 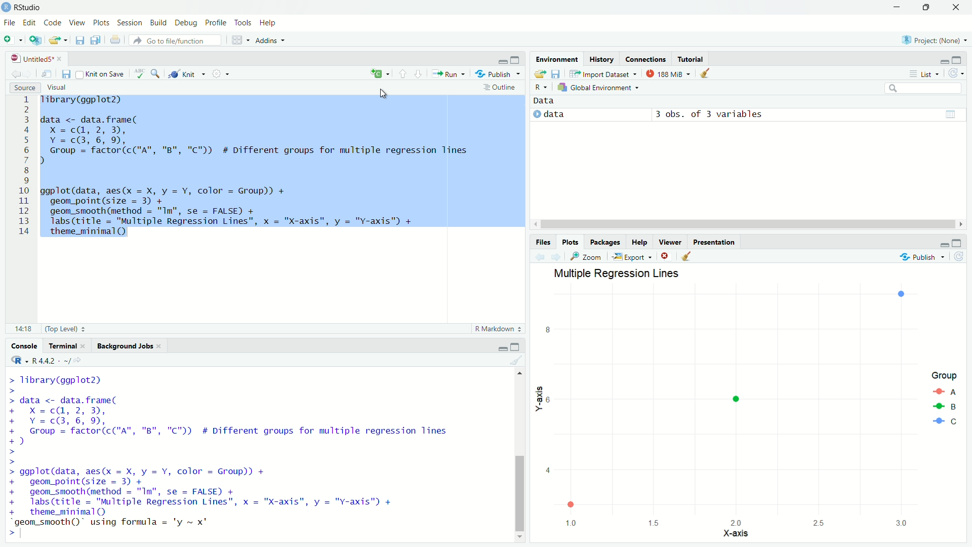 What do you see at coordinates (451, 73) in the screenshot?
I see `Run +` at bounding box center [451, 73].